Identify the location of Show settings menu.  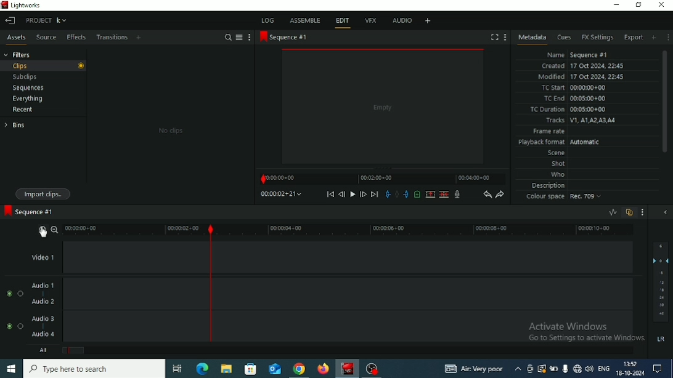
(667, 38).